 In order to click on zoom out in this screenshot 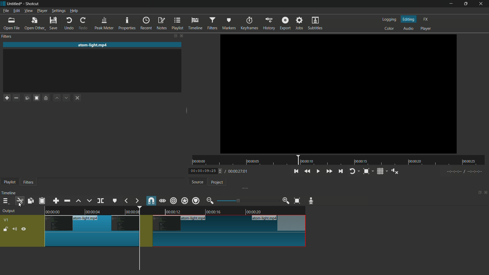, I will do `click(211, 201)`.